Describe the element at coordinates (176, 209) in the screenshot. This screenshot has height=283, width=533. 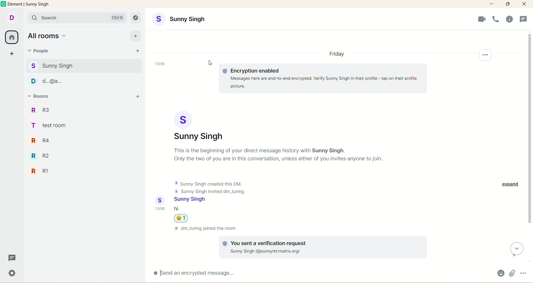
I see `message` at that location.